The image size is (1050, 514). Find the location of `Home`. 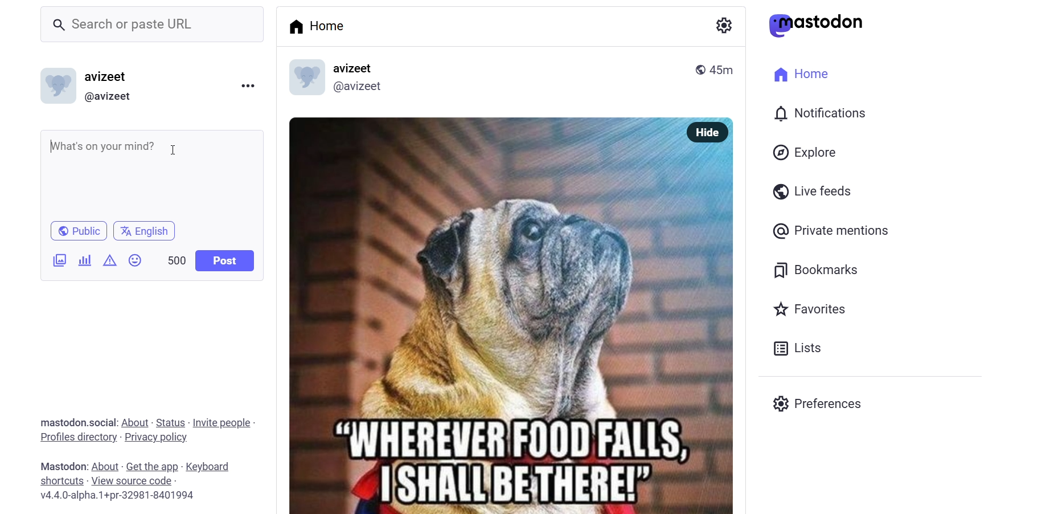

Home is located at coordinates (319, 27).